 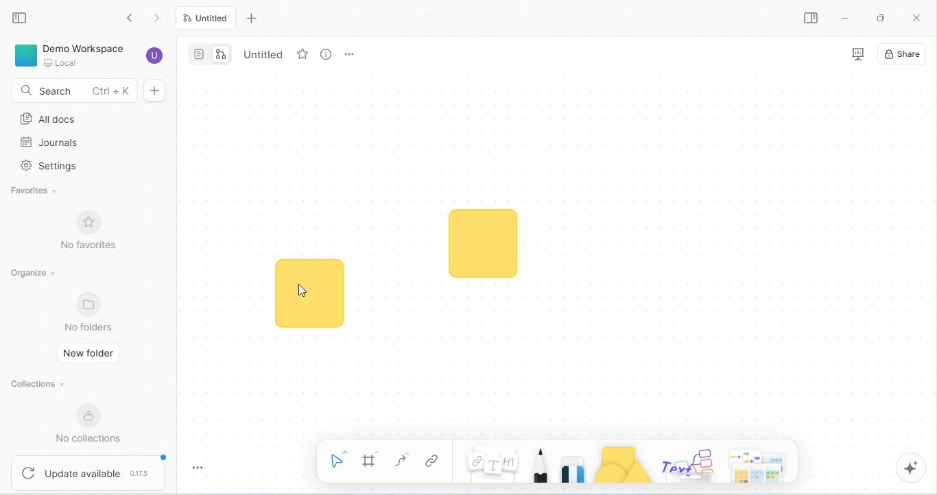 I want to click on shape, so click(x=482, y=243).